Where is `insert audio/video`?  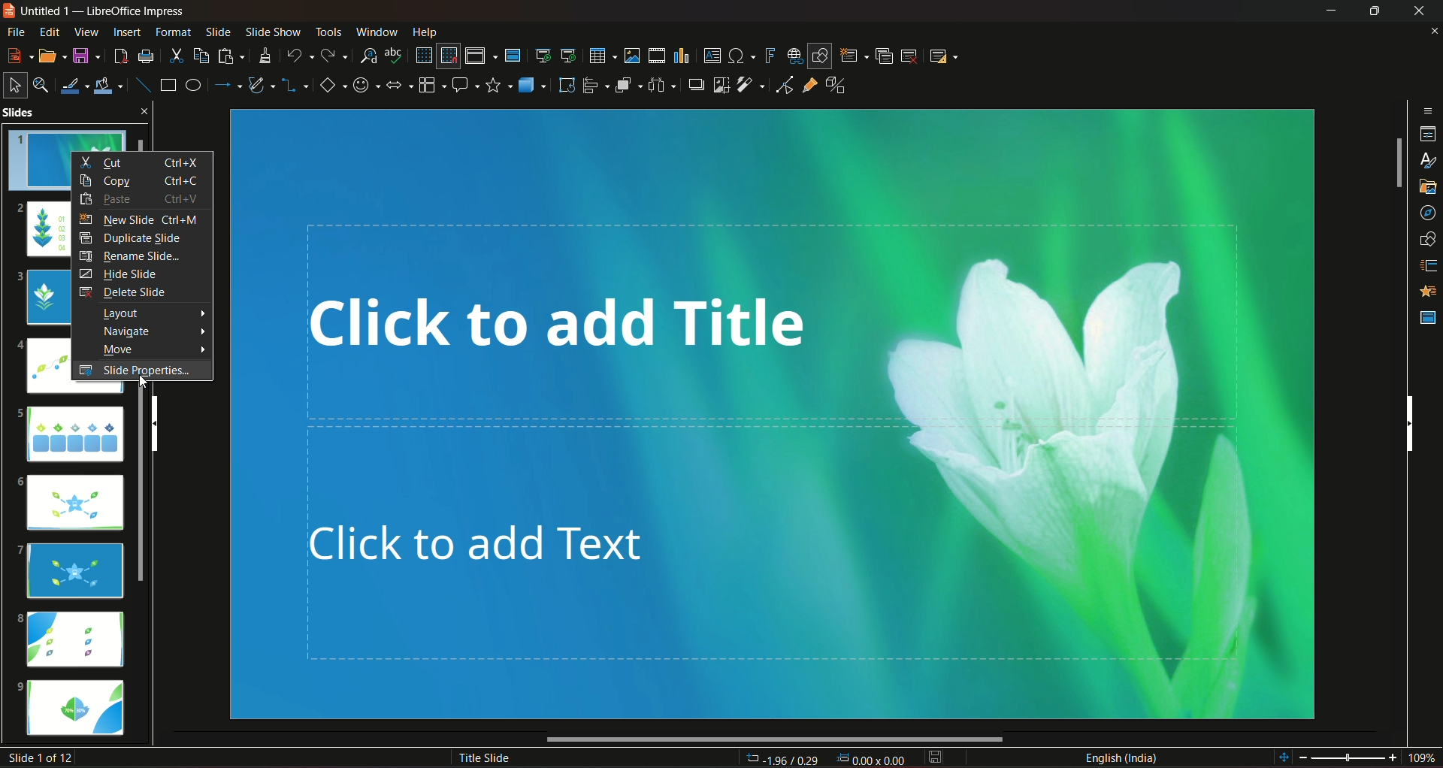
insert audio/video is located at coordinates (658, 56).